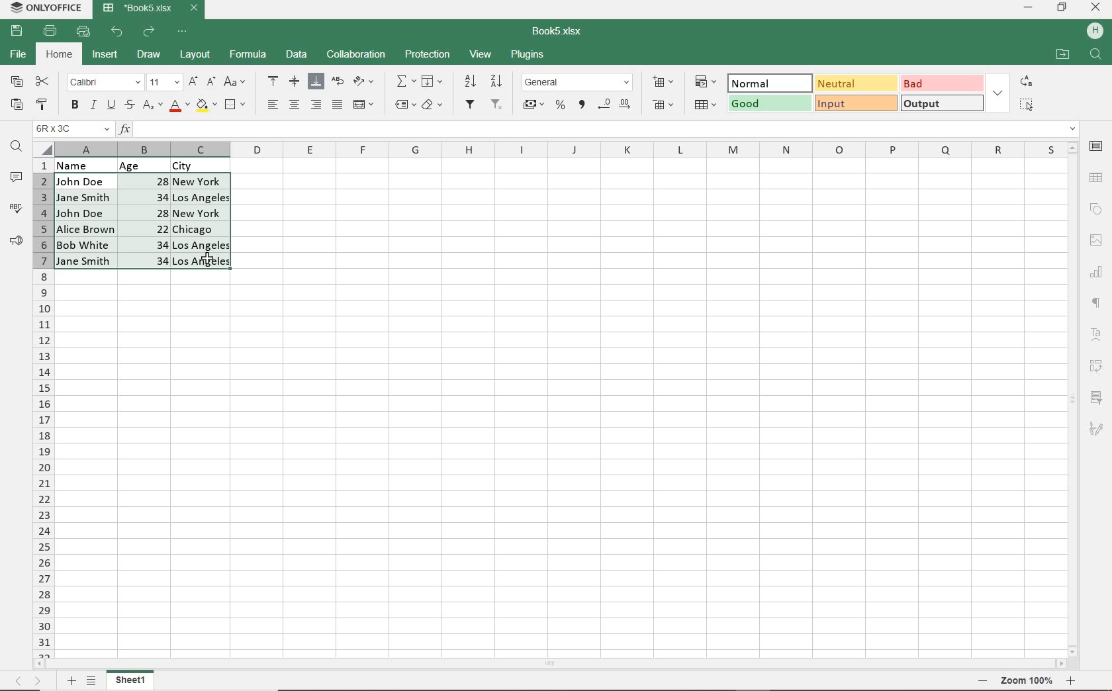 The width and height of the screenshot is (1112, 691). Describe the element at coordinates (150, 31) in the screenshot. I see `REDO` at that location.